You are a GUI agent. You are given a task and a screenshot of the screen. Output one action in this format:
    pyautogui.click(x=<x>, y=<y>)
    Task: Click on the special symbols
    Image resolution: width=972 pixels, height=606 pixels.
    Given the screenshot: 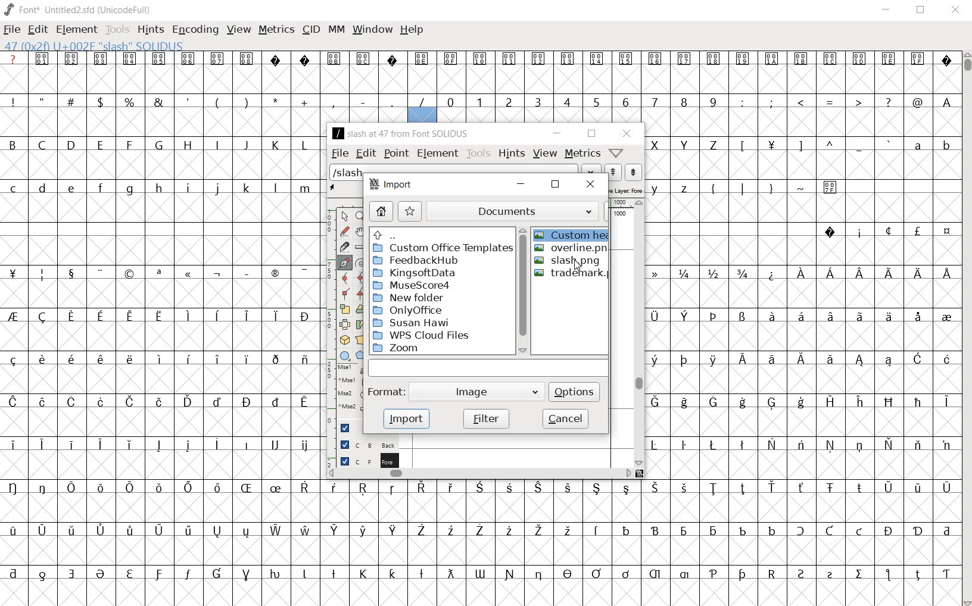 What is the action you would take?
    pyautogui.click(x=478, y=58)
    